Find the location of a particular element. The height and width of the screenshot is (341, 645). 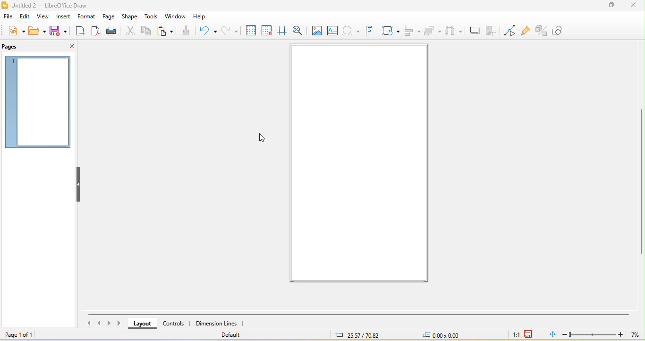

print is located at coordinates (110, 32).